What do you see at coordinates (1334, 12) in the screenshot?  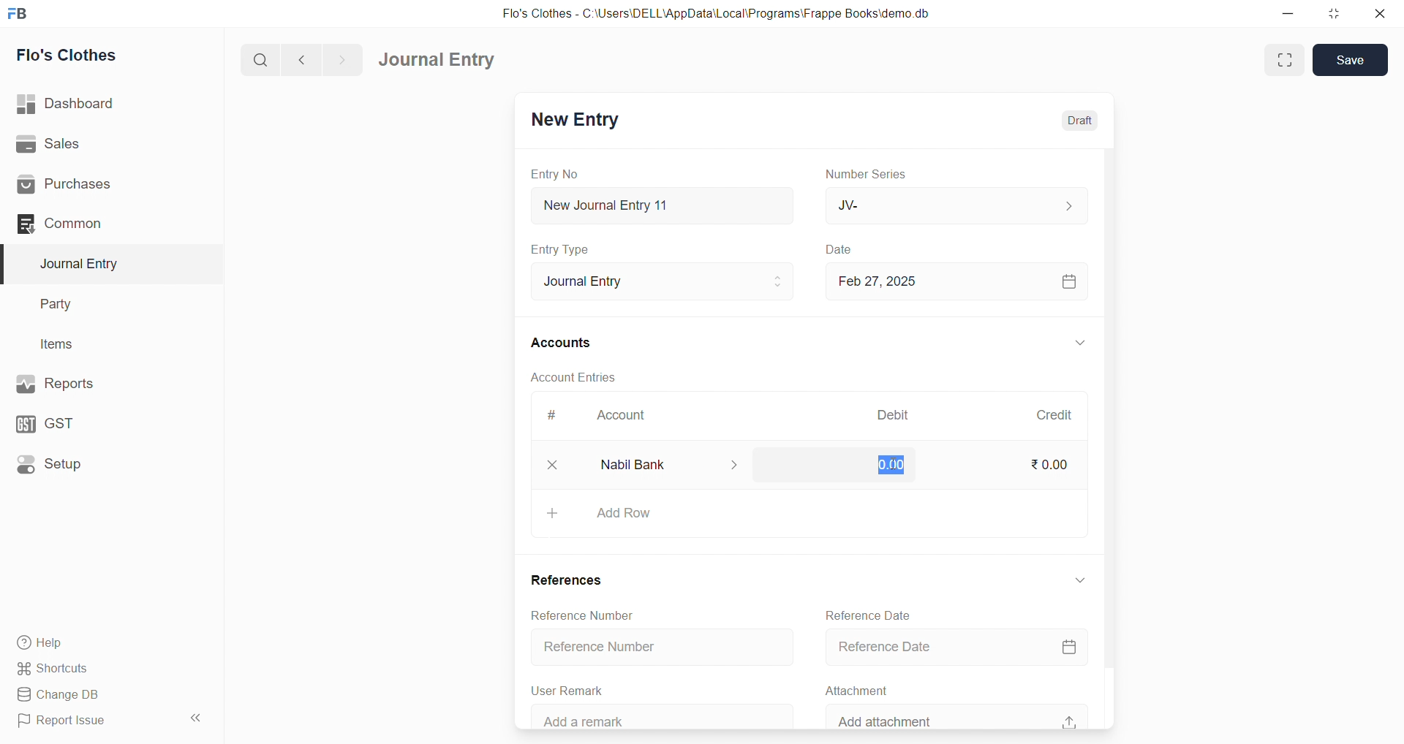 I see `resize` at bounding box center [1334, 12].